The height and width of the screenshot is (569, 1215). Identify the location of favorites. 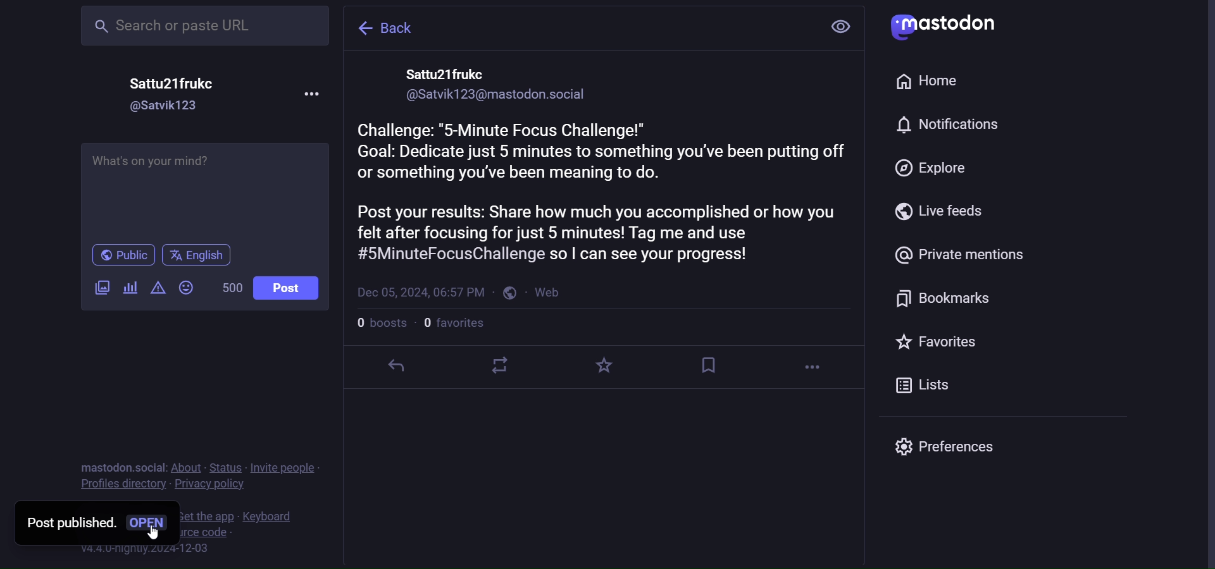
(941, 343).